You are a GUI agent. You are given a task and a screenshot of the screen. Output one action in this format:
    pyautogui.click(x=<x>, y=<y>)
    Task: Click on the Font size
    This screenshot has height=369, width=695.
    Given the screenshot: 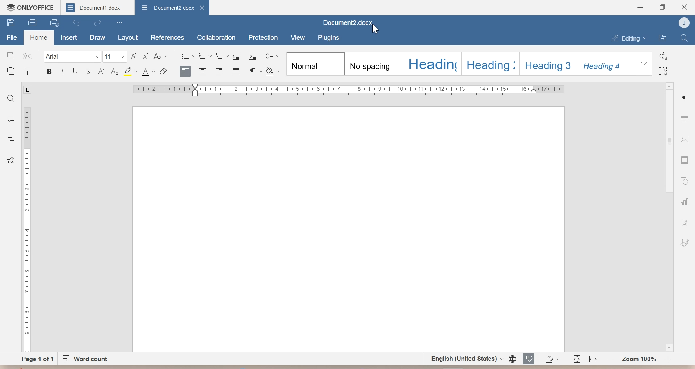 What is the action you would take?
    pyautogui.click(x=115, y=58)
    